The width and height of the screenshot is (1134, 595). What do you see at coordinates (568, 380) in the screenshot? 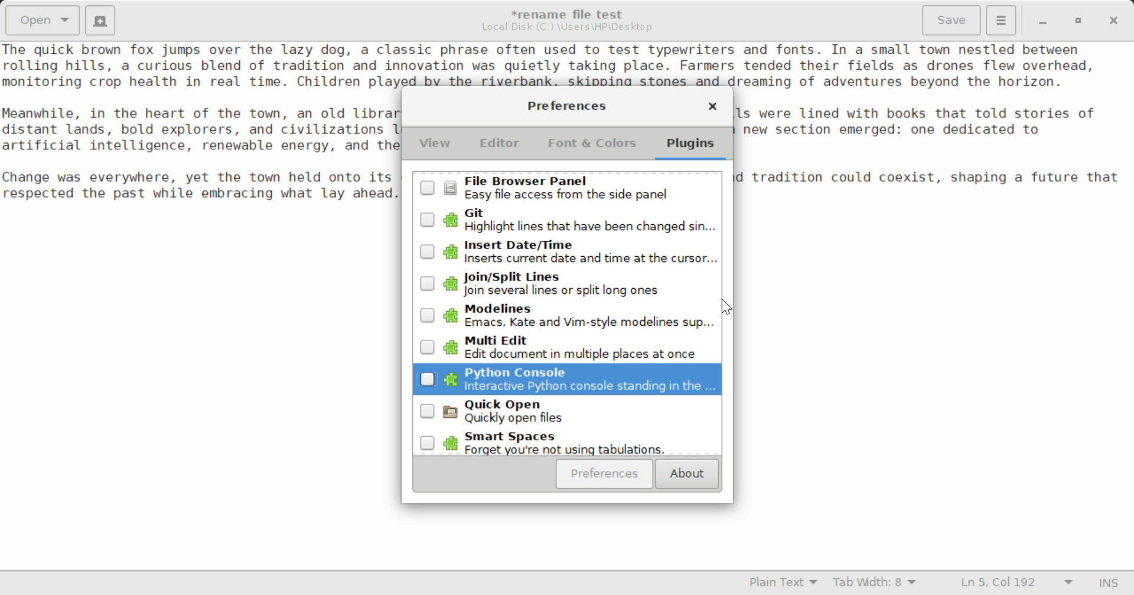
I see `Down Arrow to Python Console Plugin Button Unselected` at bounding box center [568, 380].